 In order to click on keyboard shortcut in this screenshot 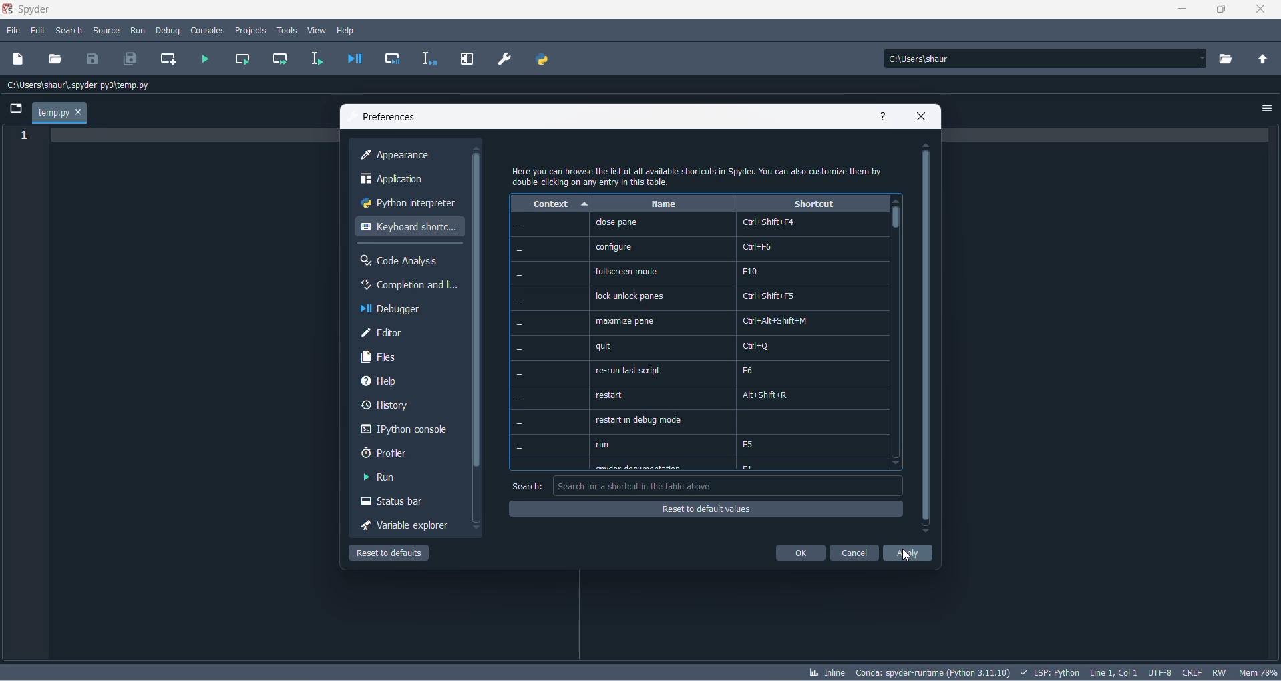, I will do `click(408, 228)`.